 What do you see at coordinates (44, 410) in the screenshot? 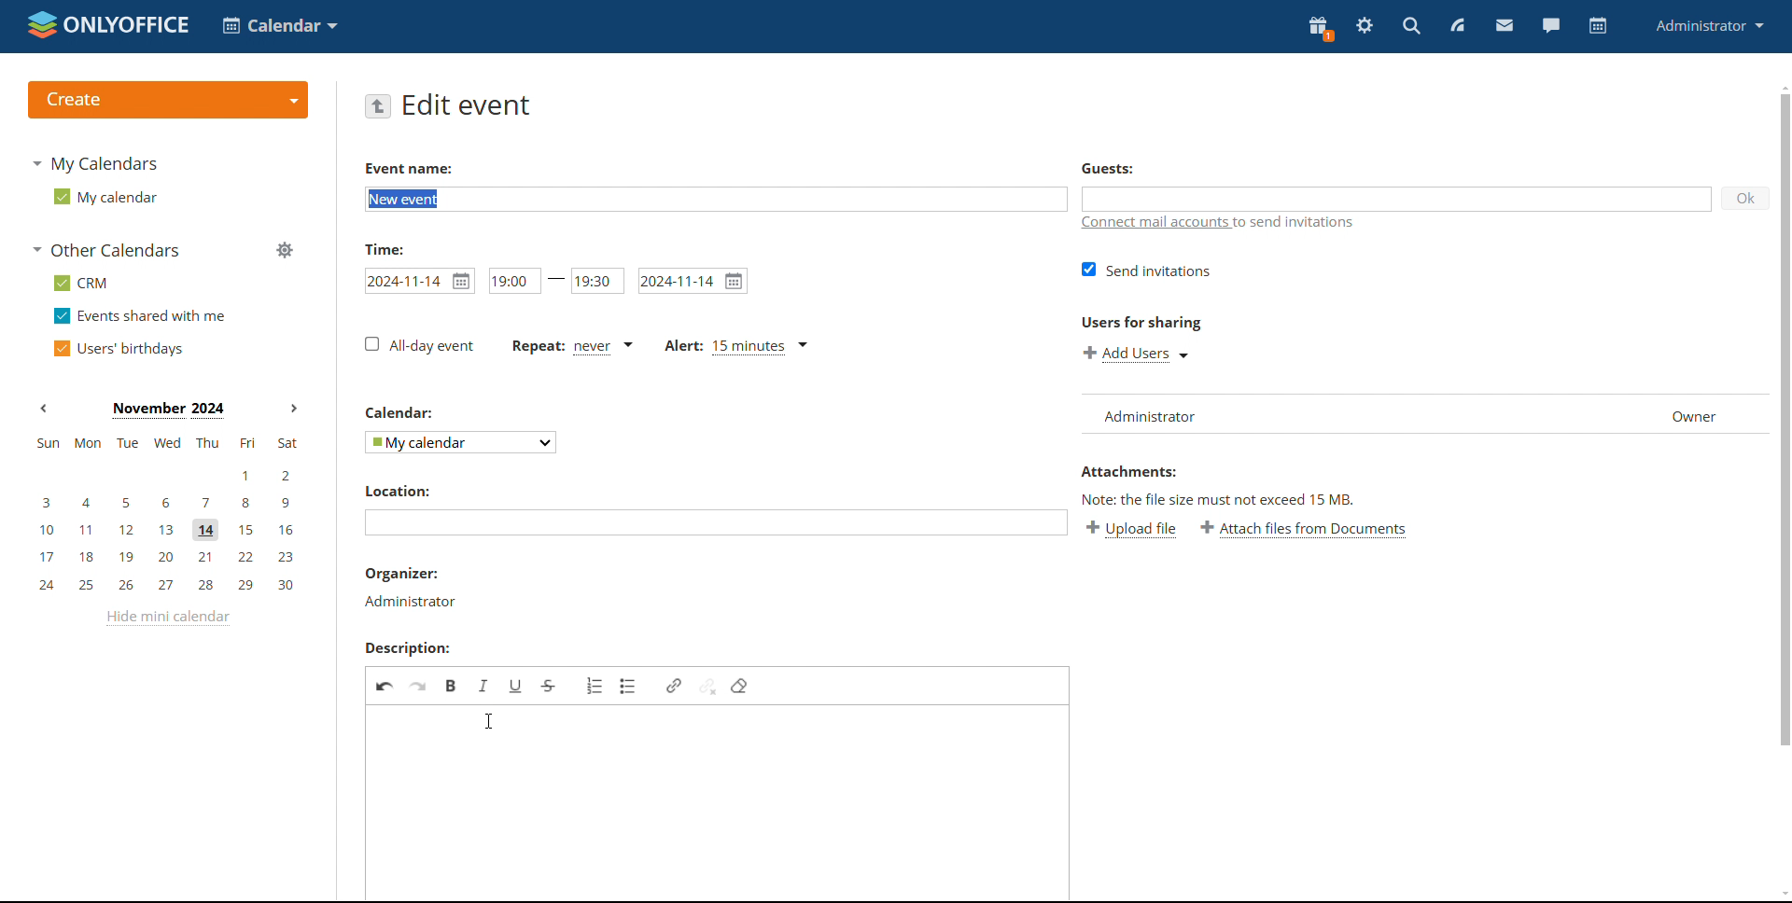
I see `previous month` at bounding box center [44, 410].